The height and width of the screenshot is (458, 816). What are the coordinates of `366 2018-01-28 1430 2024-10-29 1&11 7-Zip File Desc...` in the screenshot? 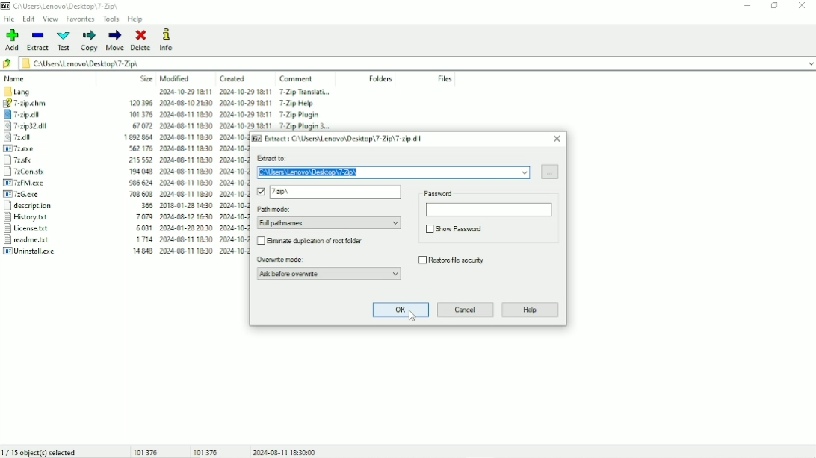 It's located at (187, 206).